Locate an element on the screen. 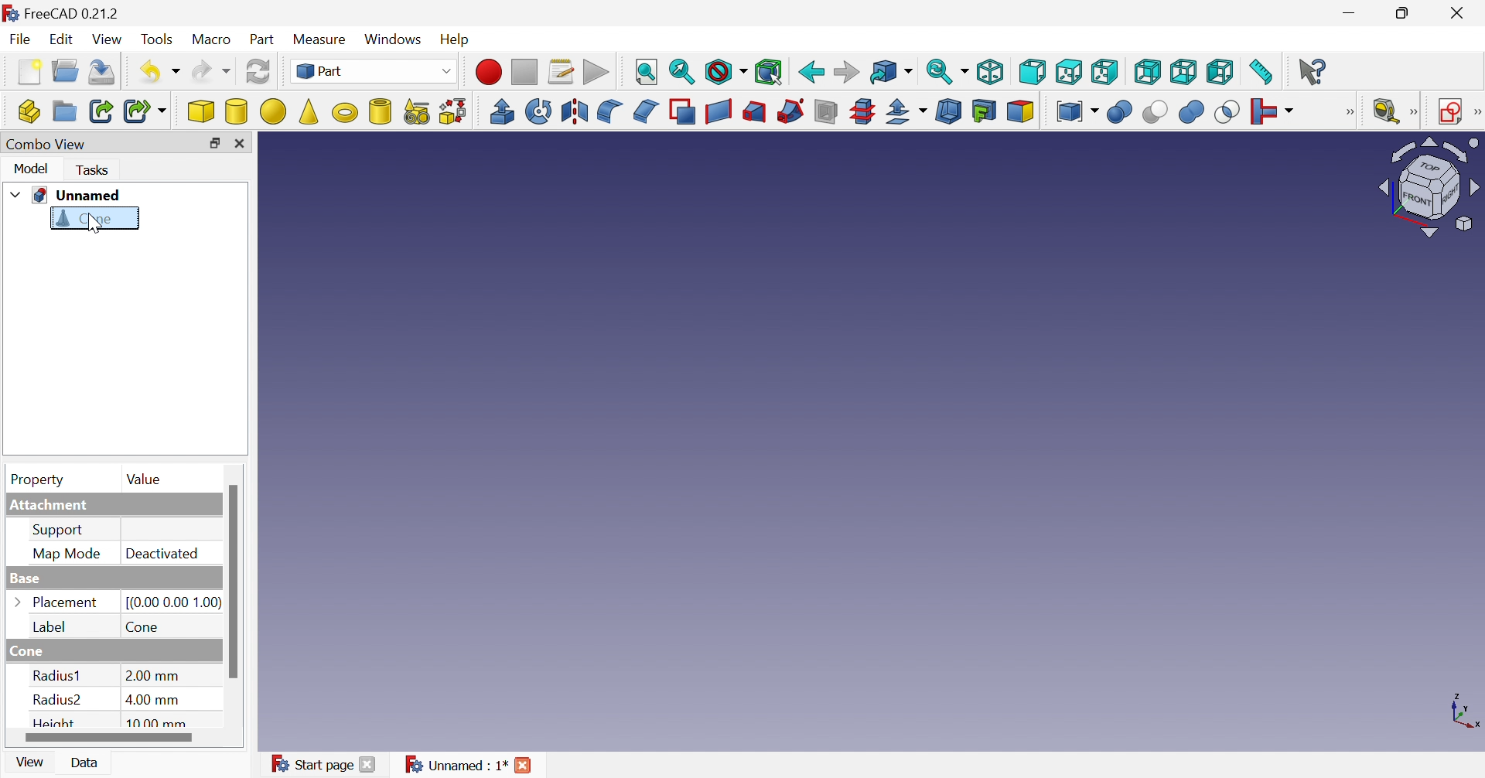  FreeCAD 0.21.2 (Application details) is located at coordinates (61, 12).